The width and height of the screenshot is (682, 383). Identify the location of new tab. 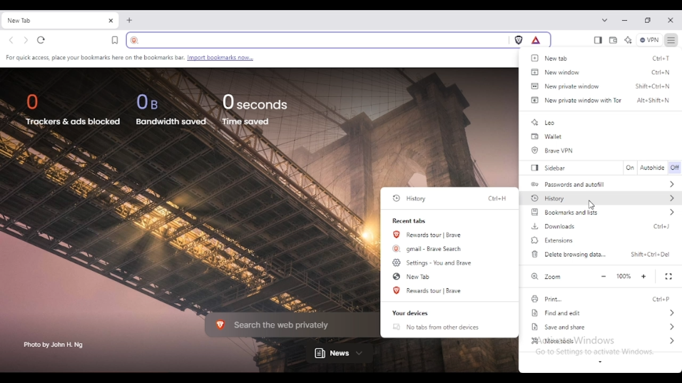
(412, 276).